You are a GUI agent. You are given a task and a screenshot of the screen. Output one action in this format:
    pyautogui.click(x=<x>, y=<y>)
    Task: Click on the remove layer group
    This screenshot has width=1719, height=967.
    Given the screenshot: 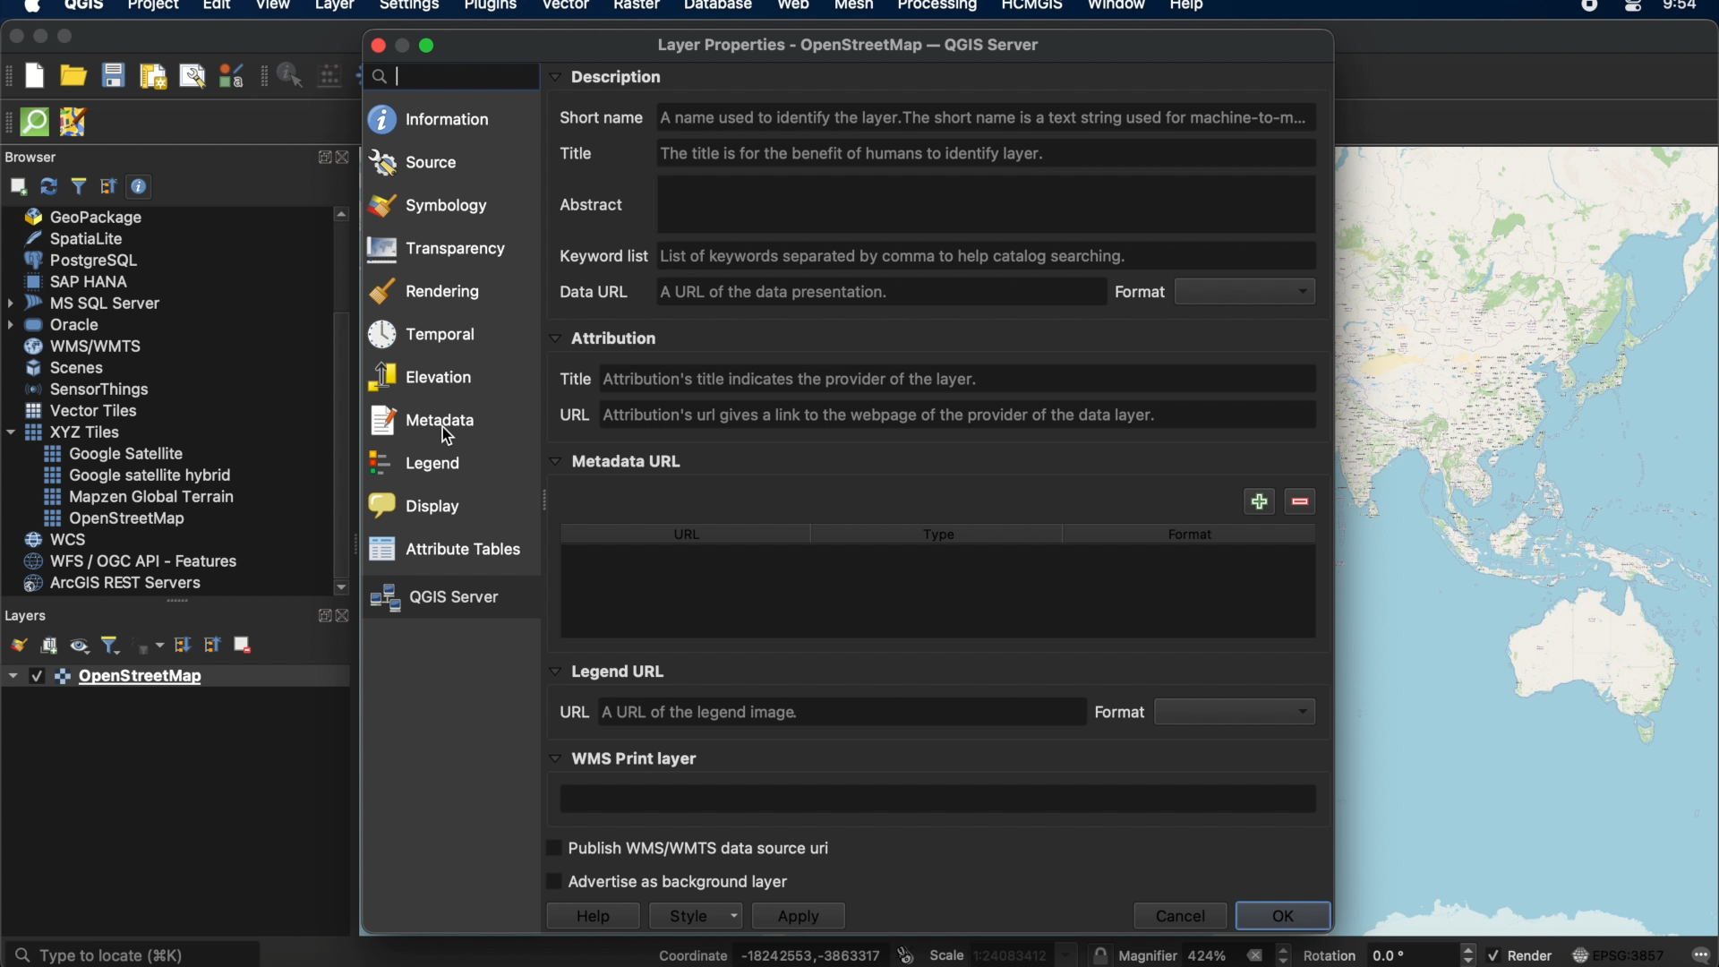 What is the action you would take?
    pyautogui.click(x=244, y=646)
    